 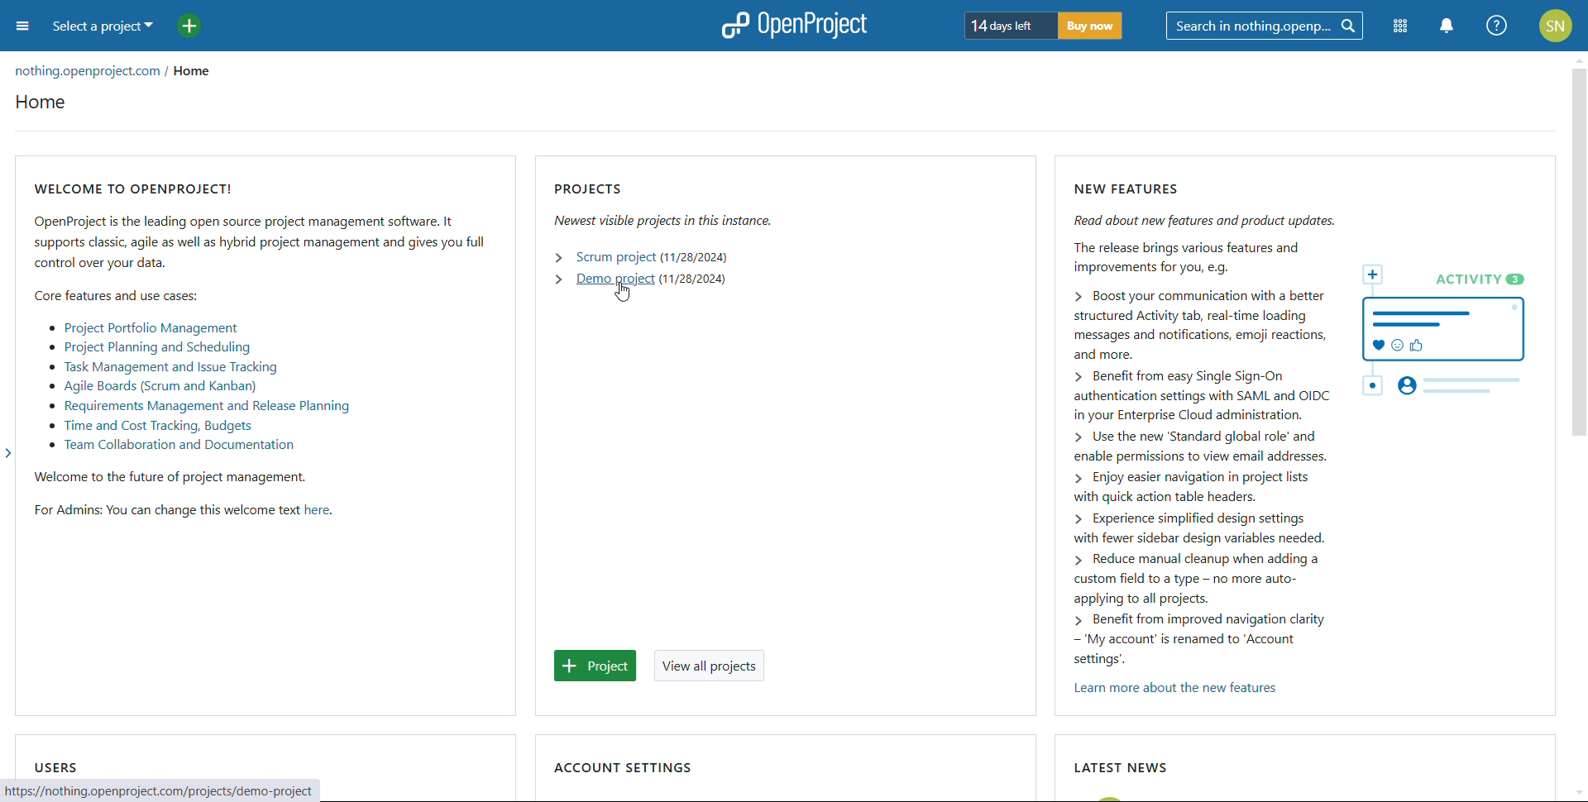 What do you see at coordinates (149, 347) in the screenshot?
I see `project planning & scheduling` at bounding box center [149, 347].